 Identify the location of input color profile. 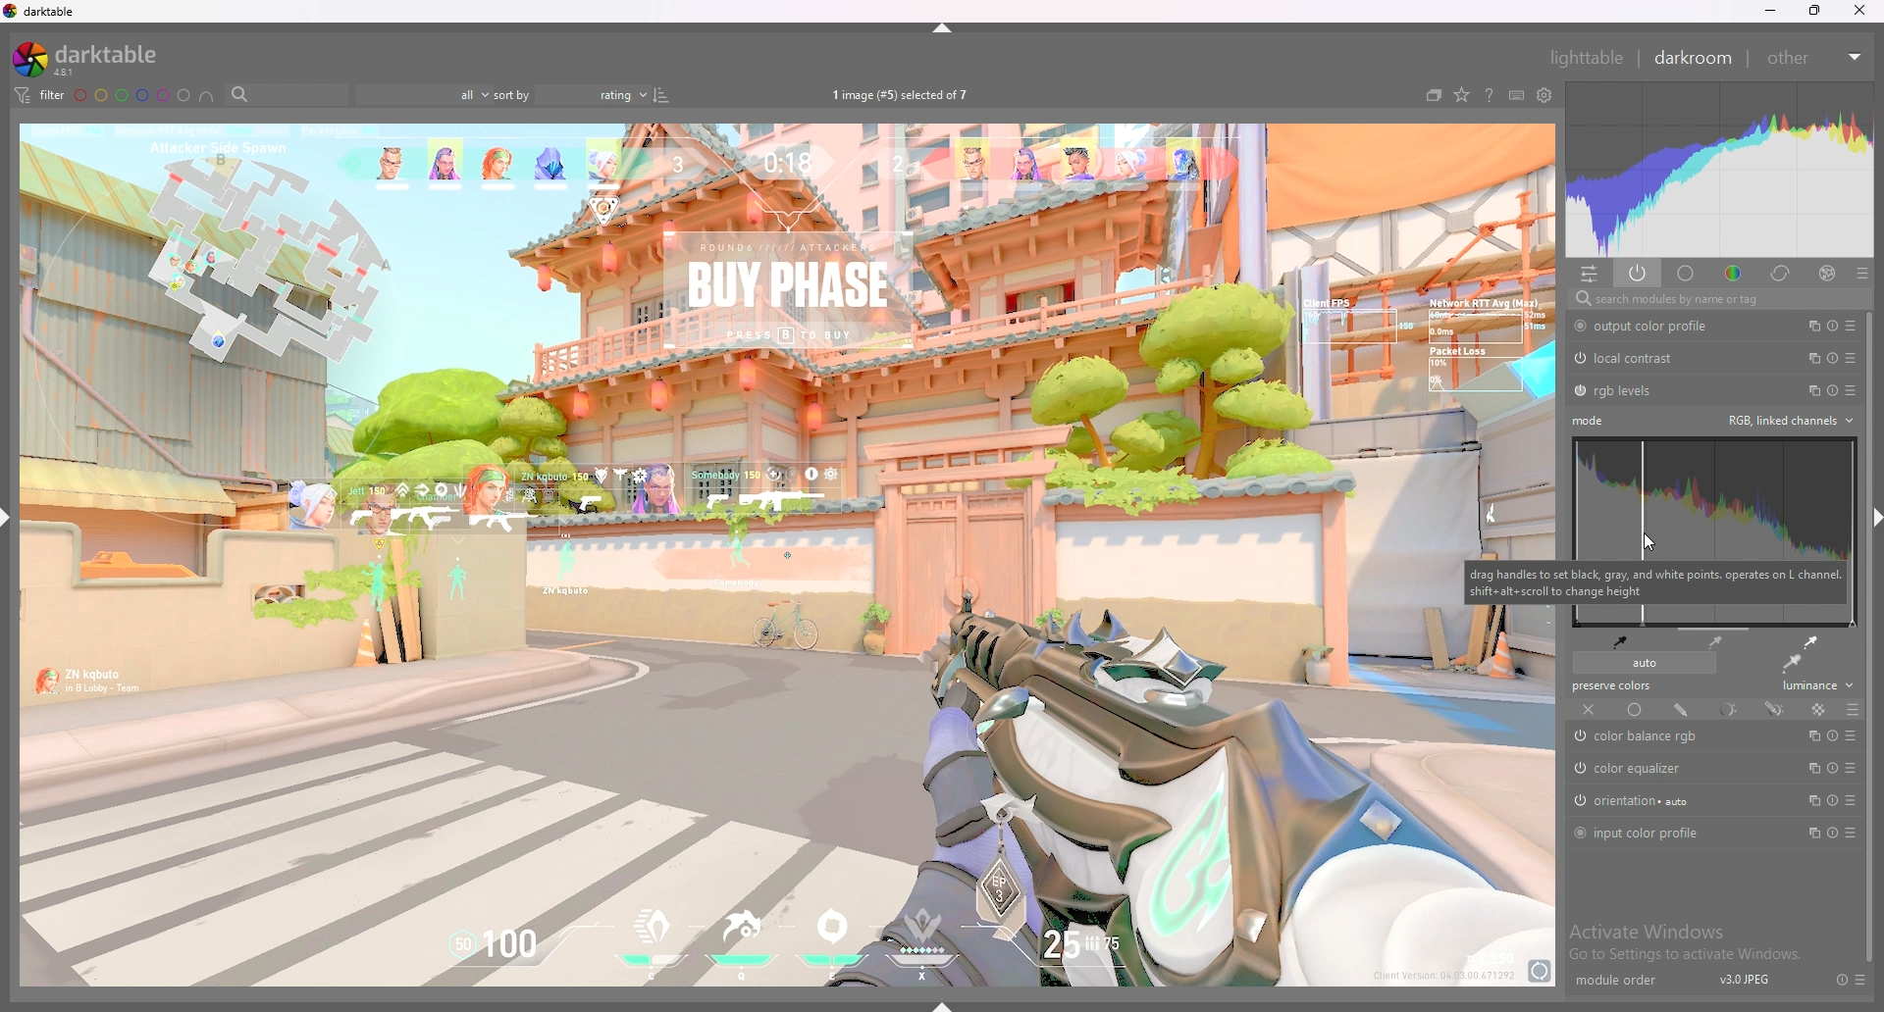
(1648, 833).